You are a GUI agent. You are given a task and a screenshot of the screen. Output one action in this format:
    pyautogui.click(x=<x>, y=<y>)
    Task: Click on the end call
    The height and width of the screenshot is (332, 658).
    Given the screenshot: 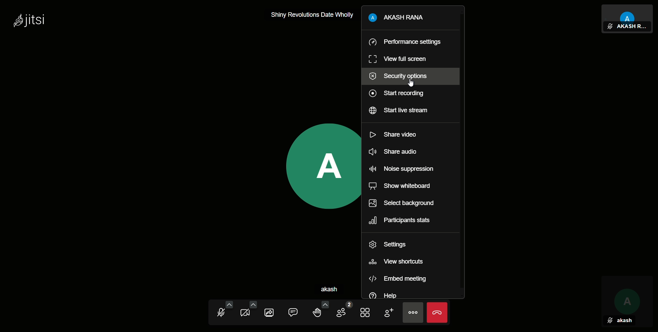 What is the action you would take?
    pyautogui.click(x=437, y=312)
    